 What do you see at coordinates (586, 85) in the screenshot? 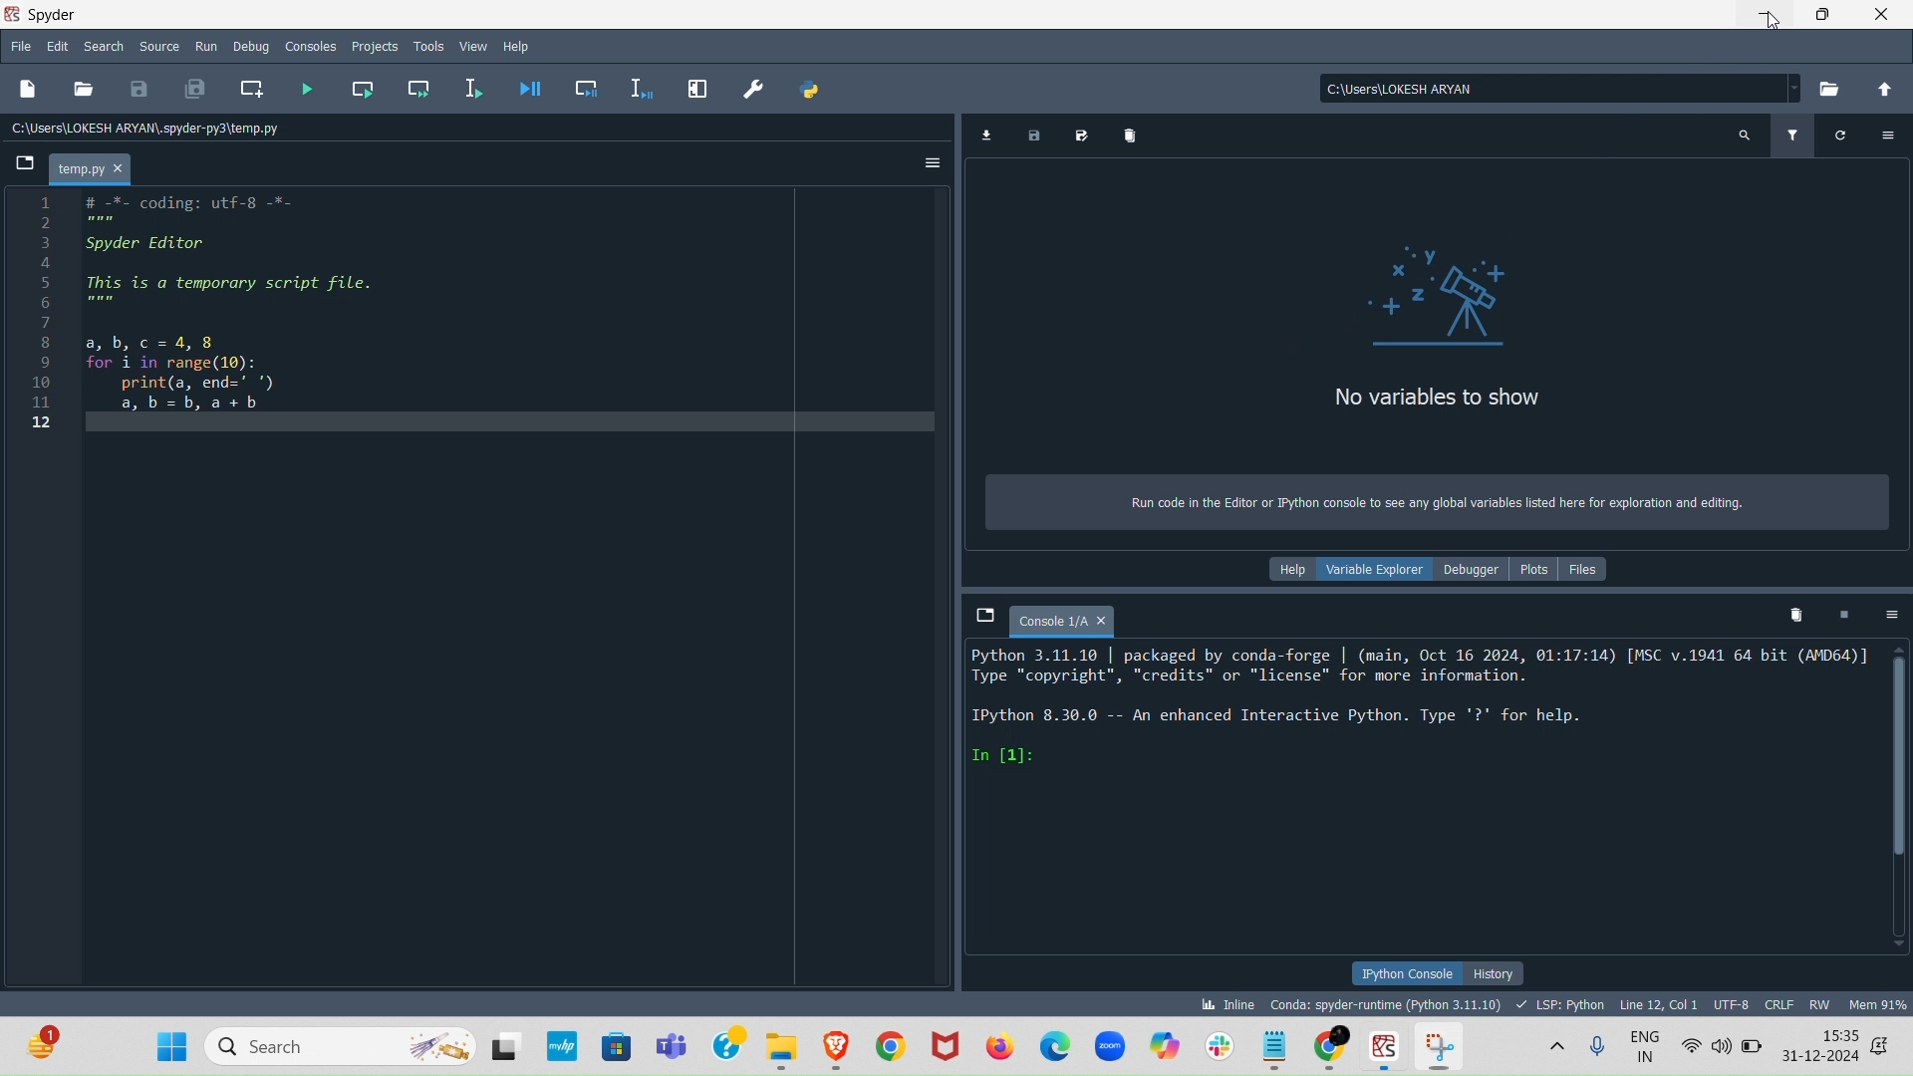
I see `Debug cell` at bounding box center [586, 85].